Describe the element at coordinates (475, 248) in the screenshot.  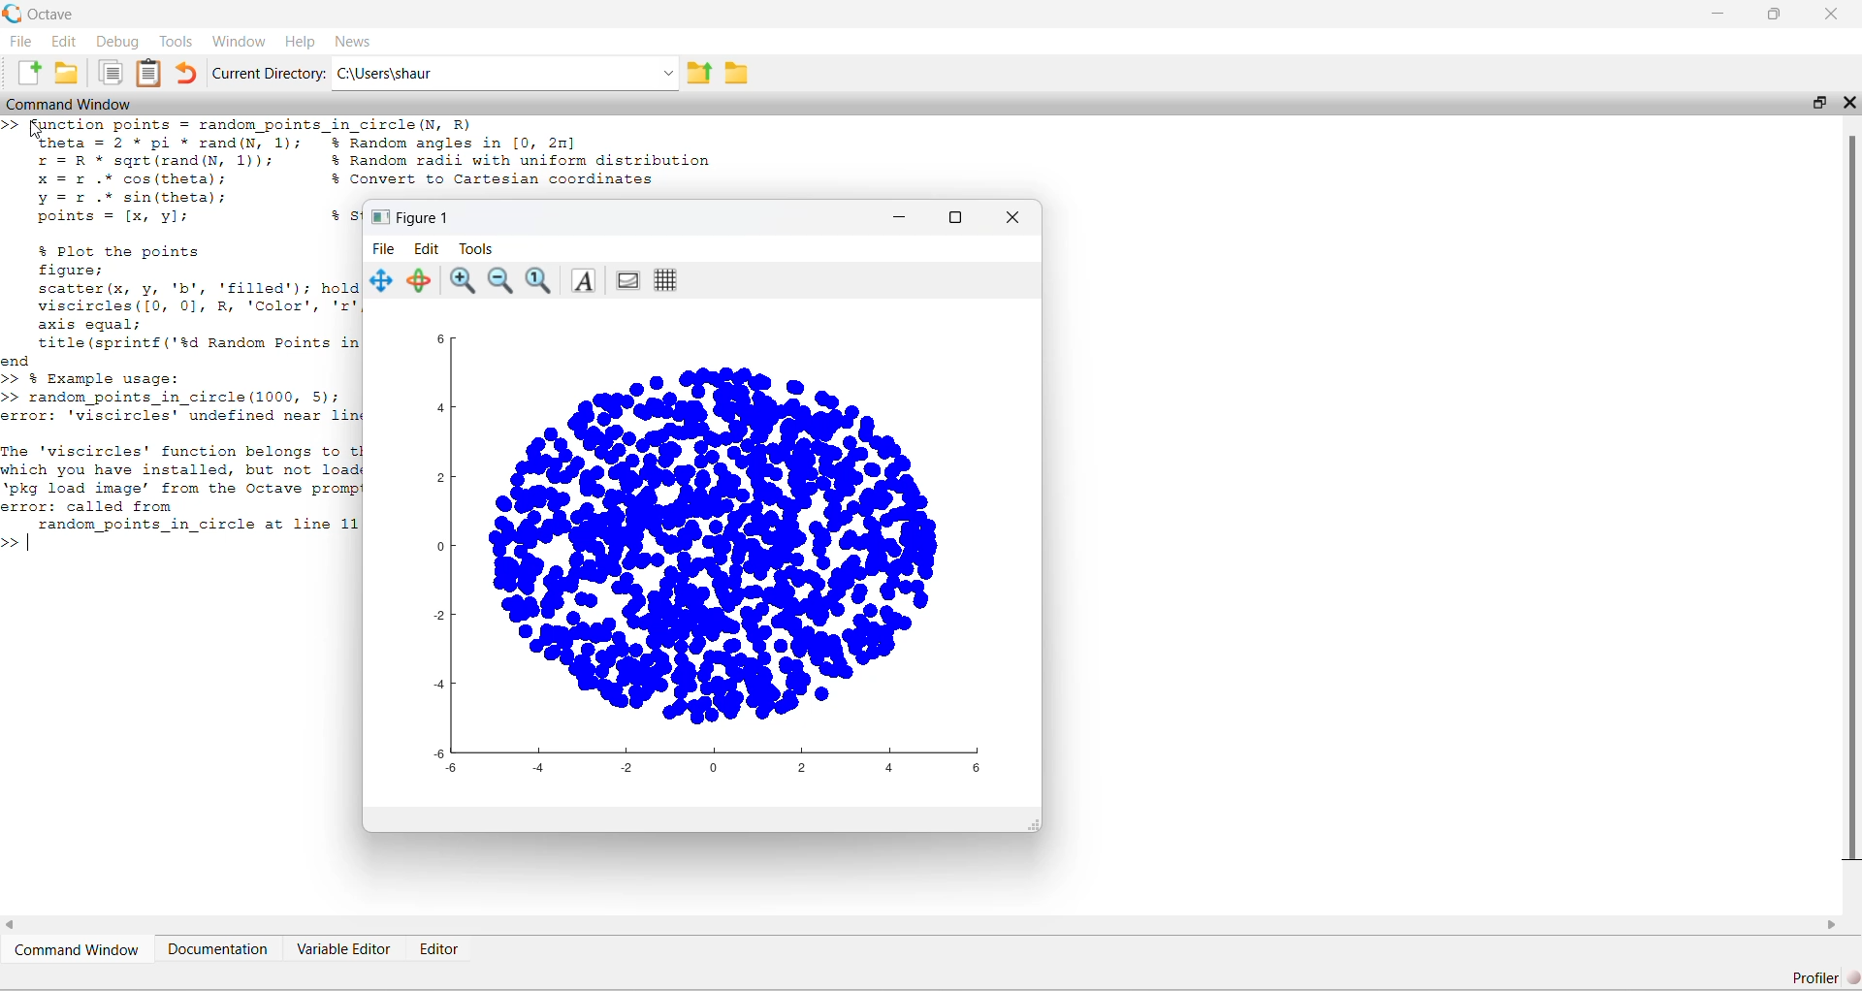
I see `Tools` at that location.